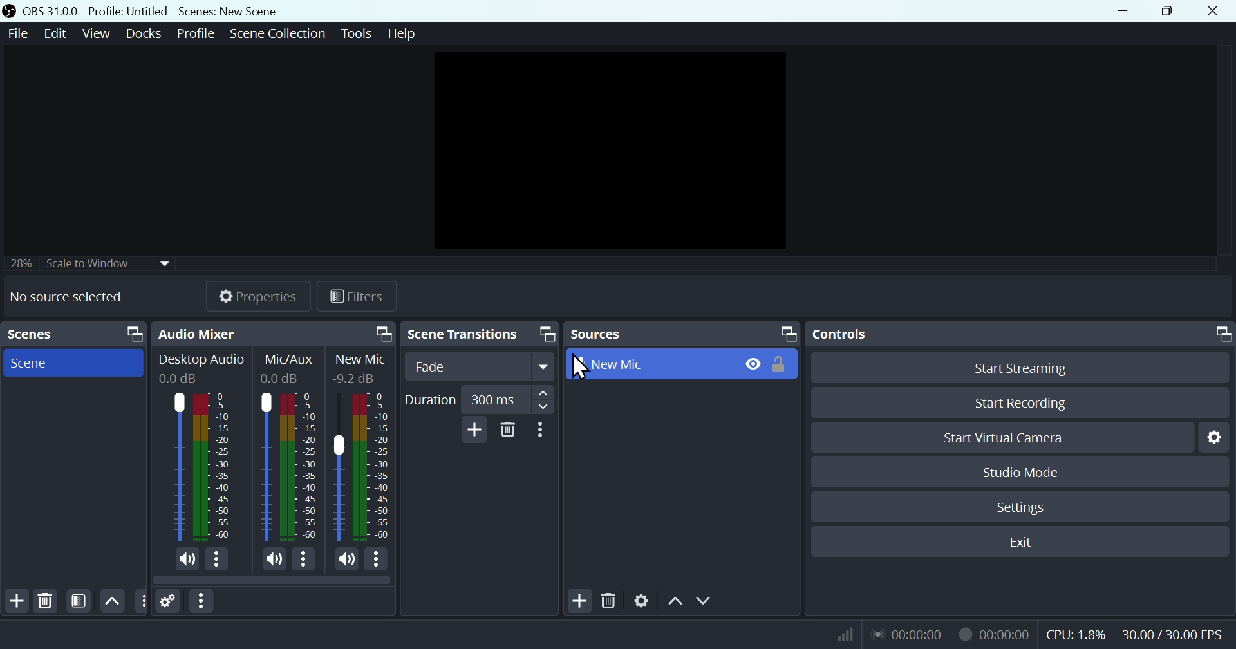 This screenshot has height=649, width=1236. I want to click on 25% scale to window, so click(85, 265).